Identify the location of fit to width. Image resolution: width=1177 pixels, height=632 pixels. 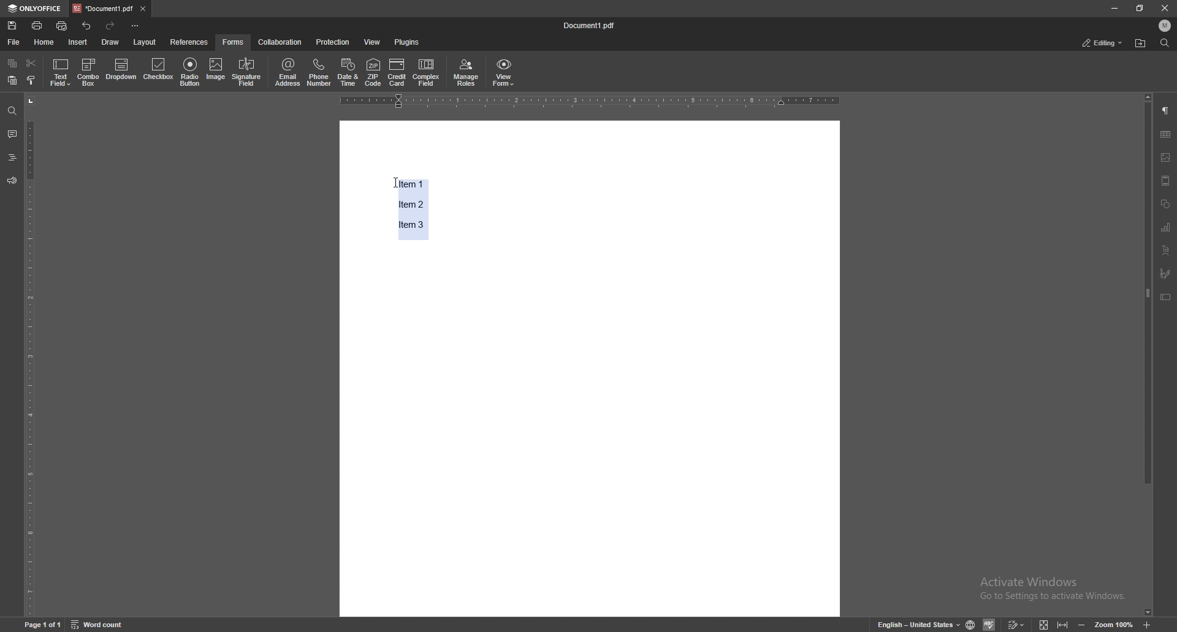
(1061, 623).